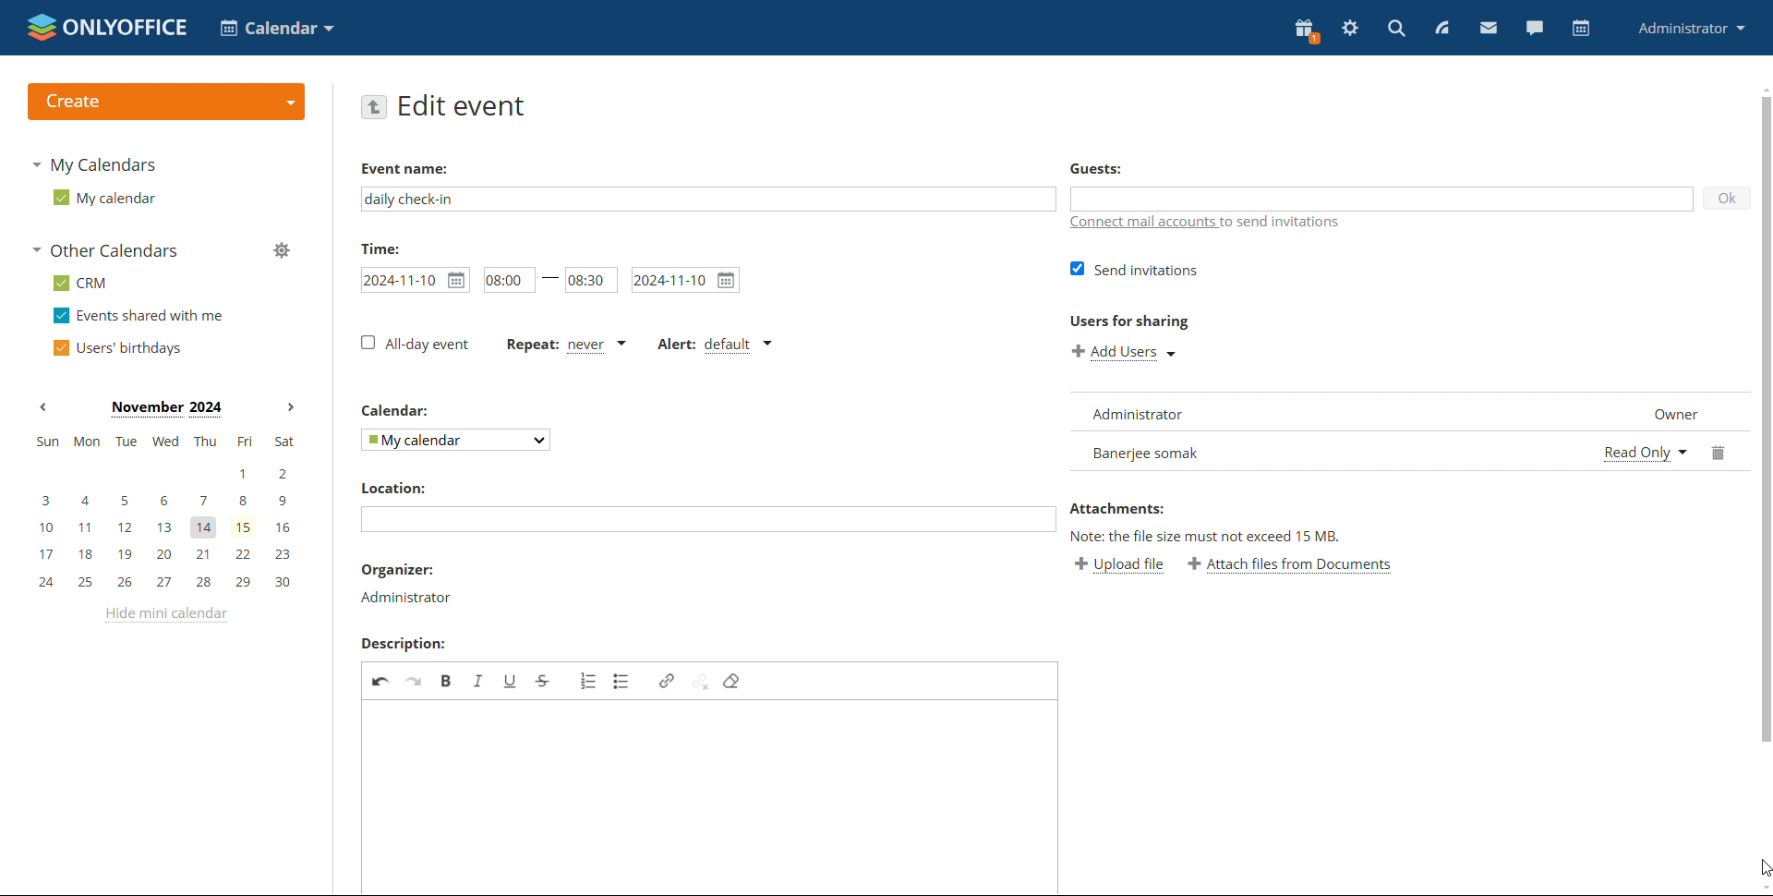 This screenshot has width=1773, height=896. What do you see at coordinates (708, 520) in the screenshot?
I see `add location` at bounding box center [708, 520].